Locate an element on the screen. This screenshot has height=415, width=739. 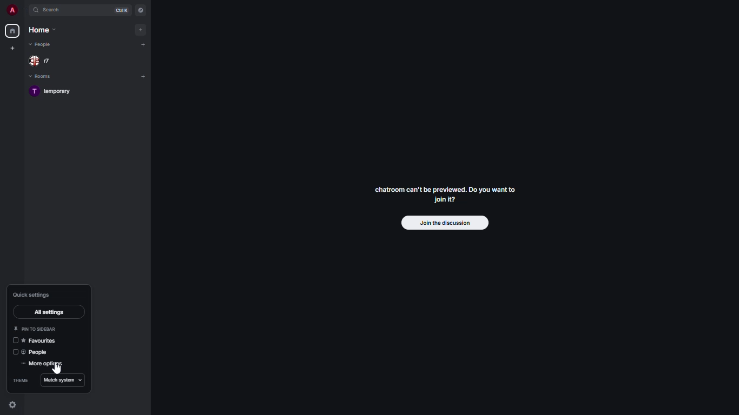
favorites is located at coordinates (41, 340).